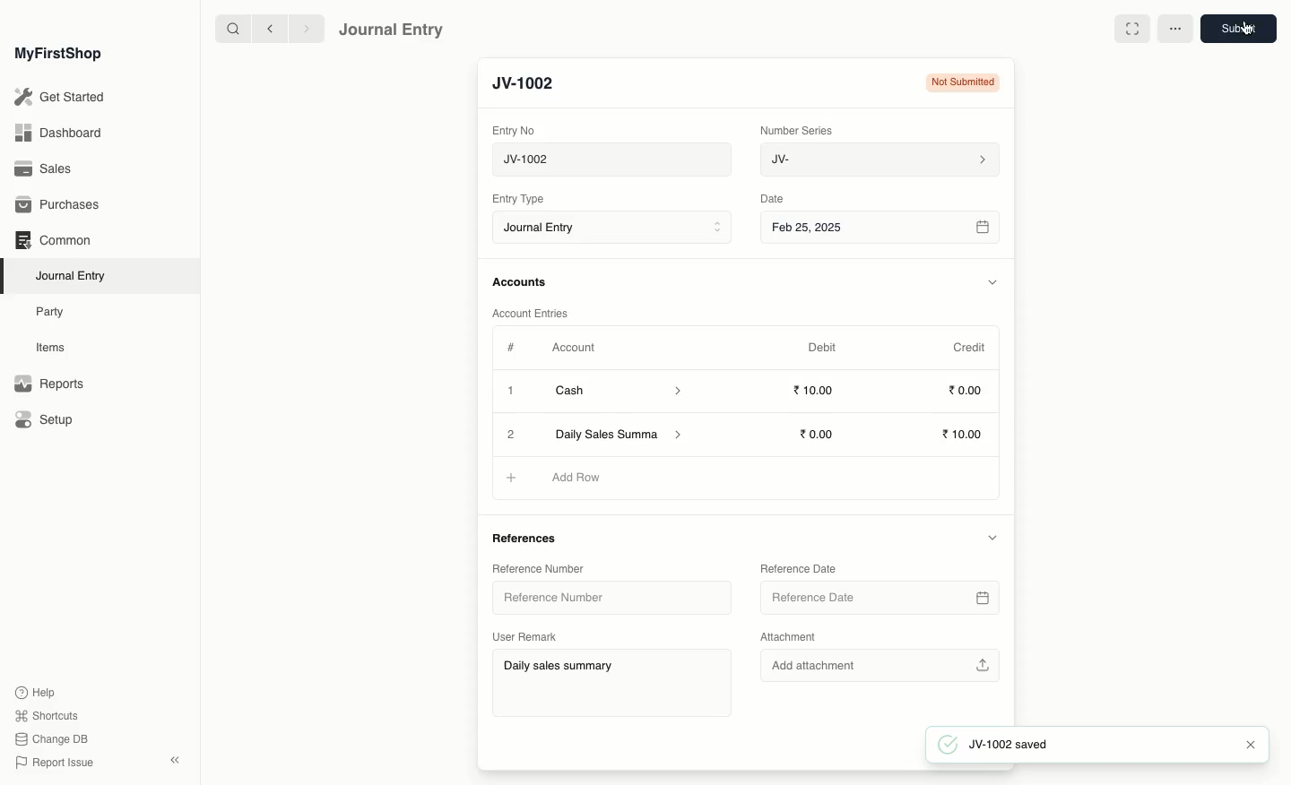 The height and width of the screenshot is (785, 1291). What do you see at coordinates (968, 346) in the screenshot?
I see `Credit` at bounding box center [968, 346].